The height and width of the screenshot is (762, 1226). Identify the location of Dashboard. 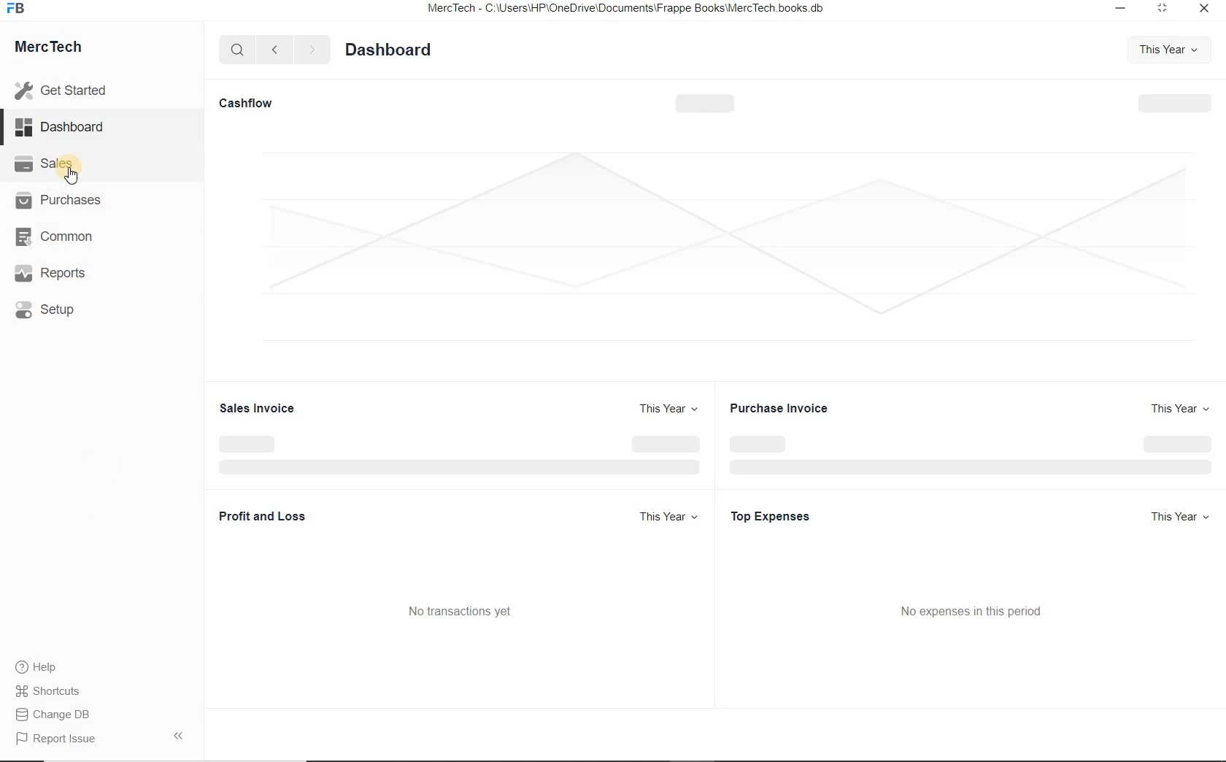
(390, 49).